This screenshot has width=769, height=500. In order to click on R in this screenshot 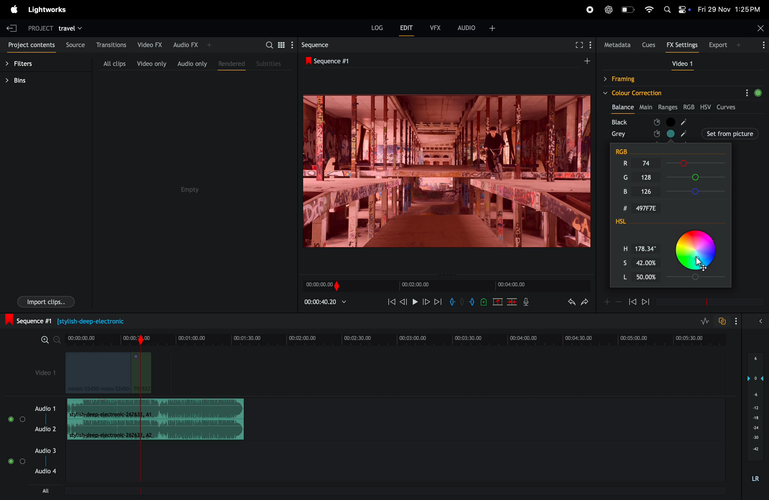, I will do `click(623, 163)`.